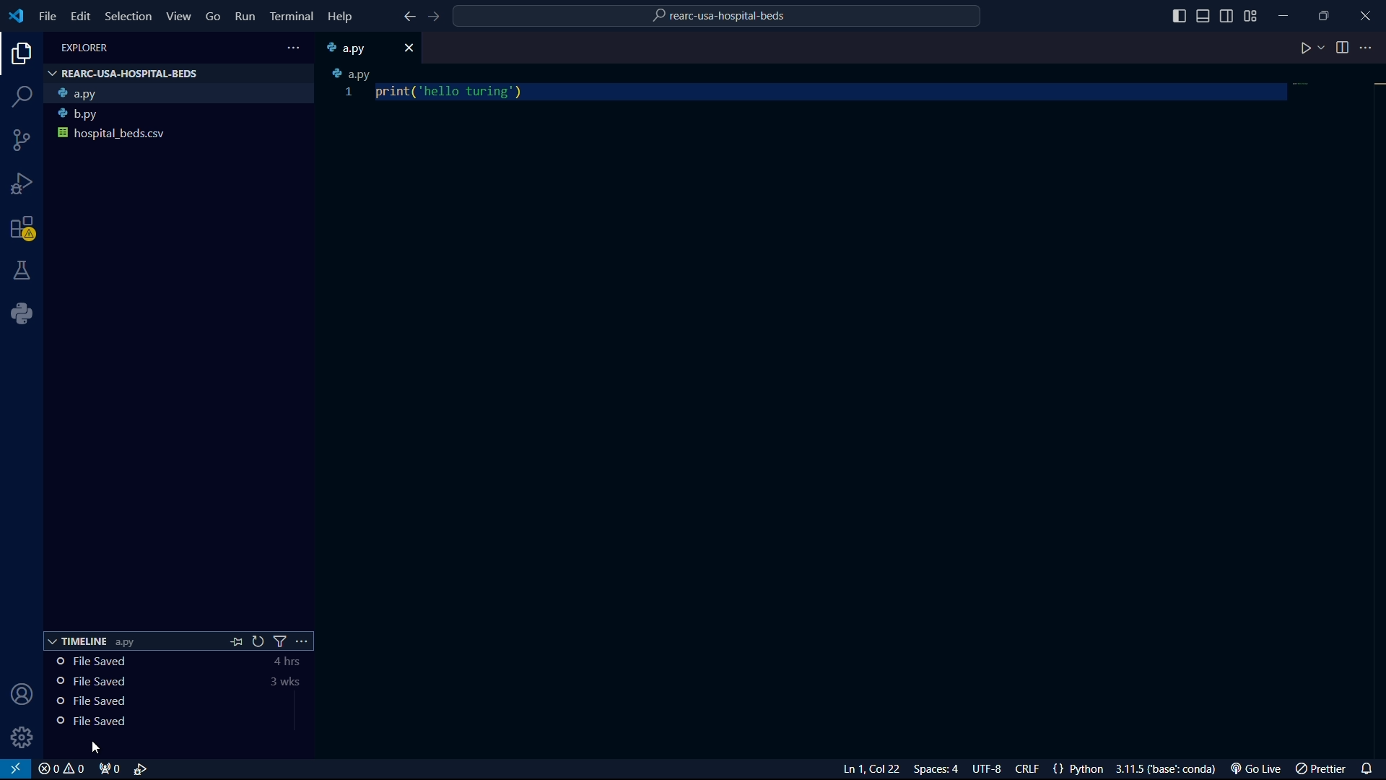 The image size is (1386, 780). I want to click on folder name, so click(719, 18).